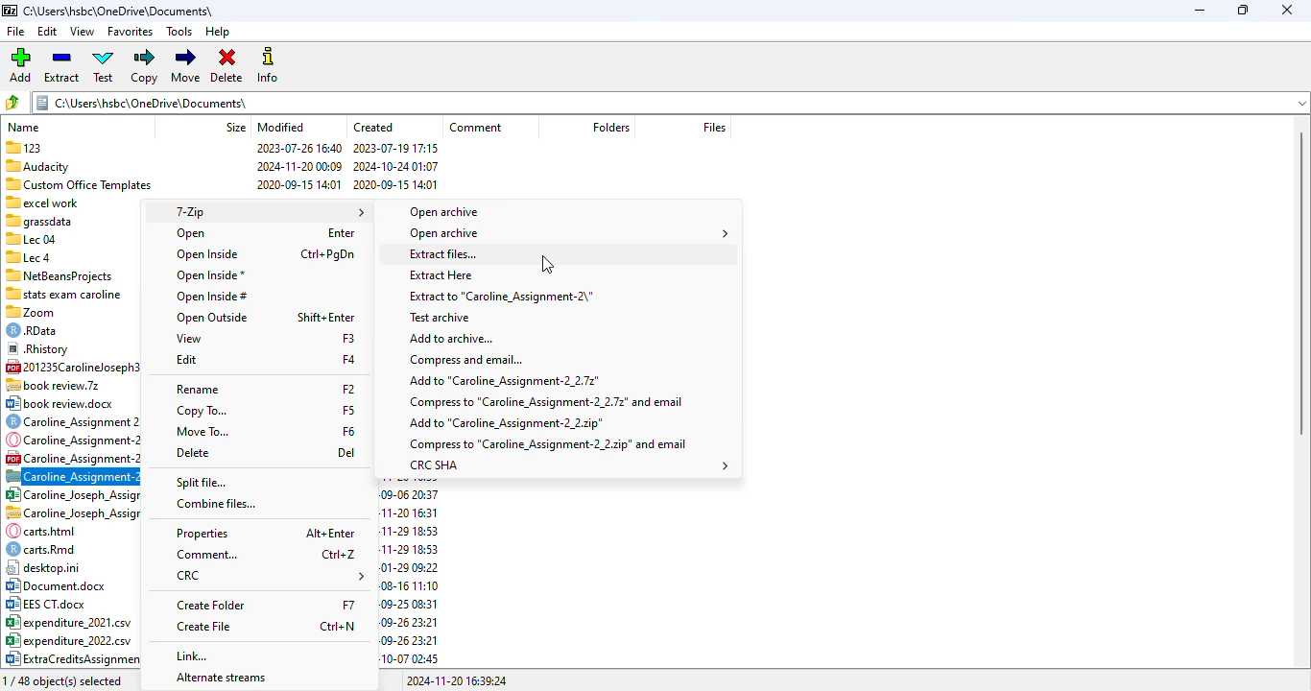 This screenshot has width=1311, height=691. I want to click on open inside*, so click(210, 275).